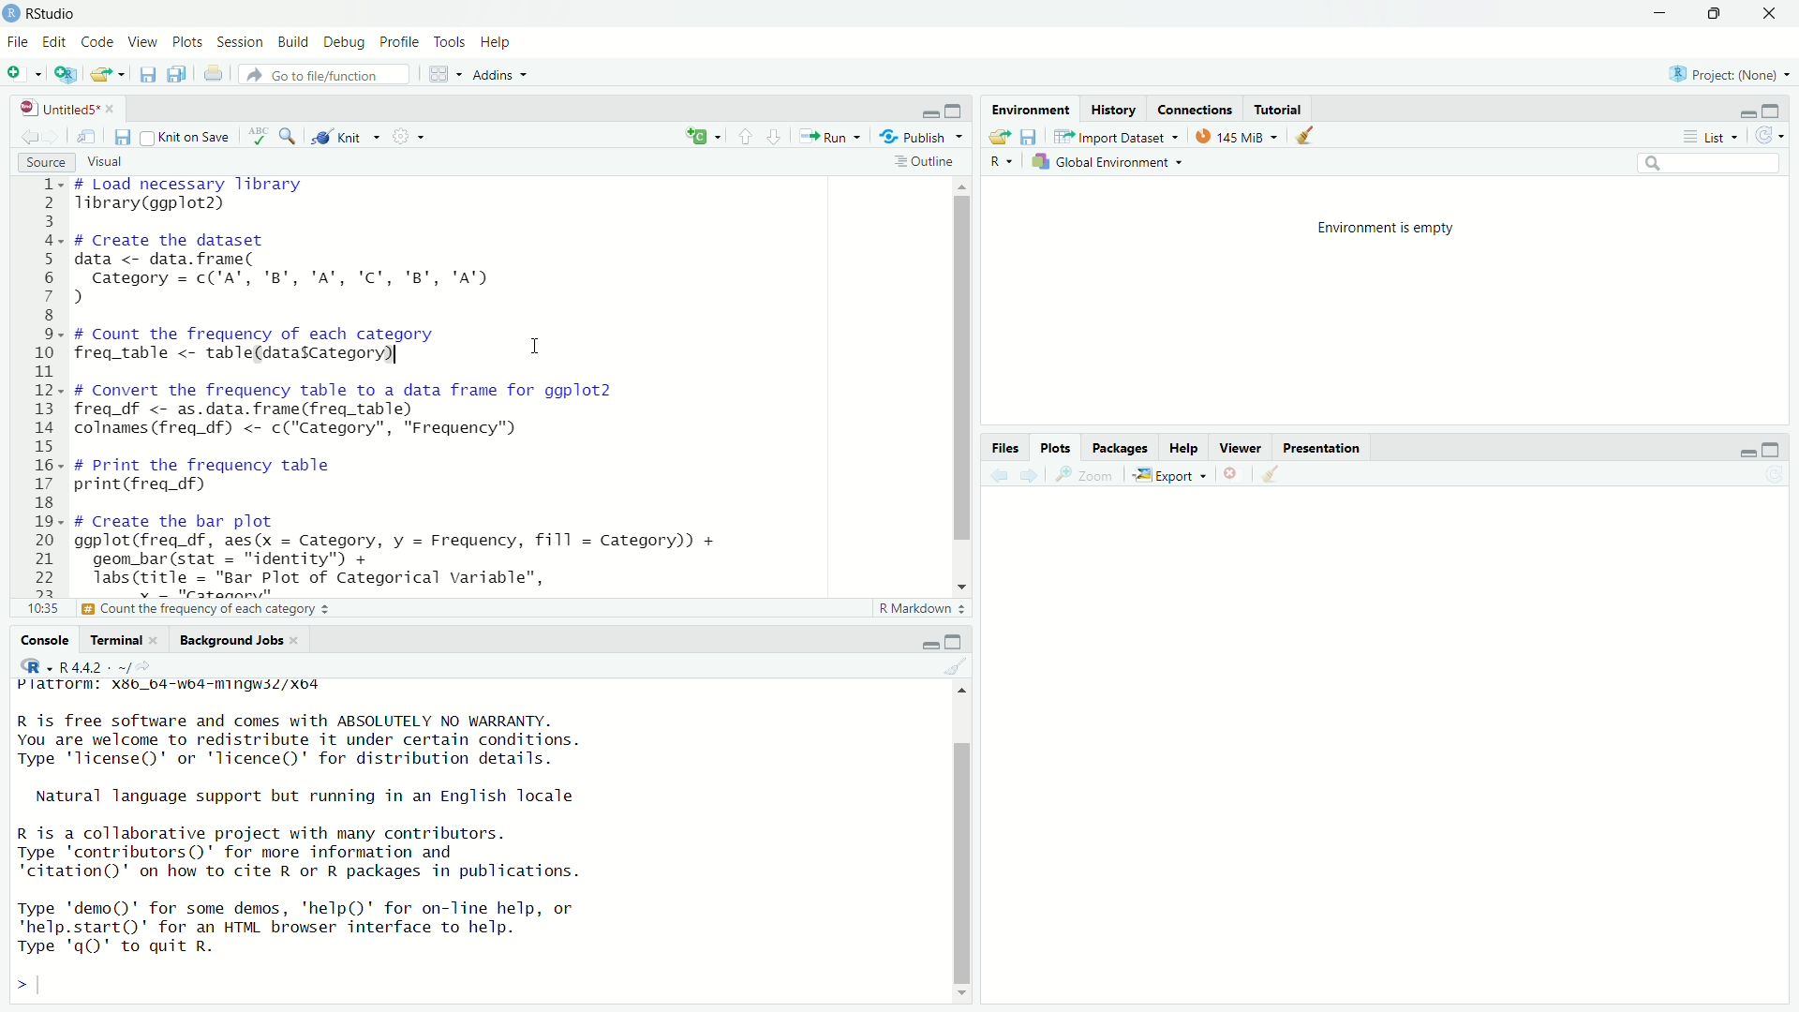 The width and height of the screenshot is (1799, 1012). I want to click on new file, so click(21, 75).